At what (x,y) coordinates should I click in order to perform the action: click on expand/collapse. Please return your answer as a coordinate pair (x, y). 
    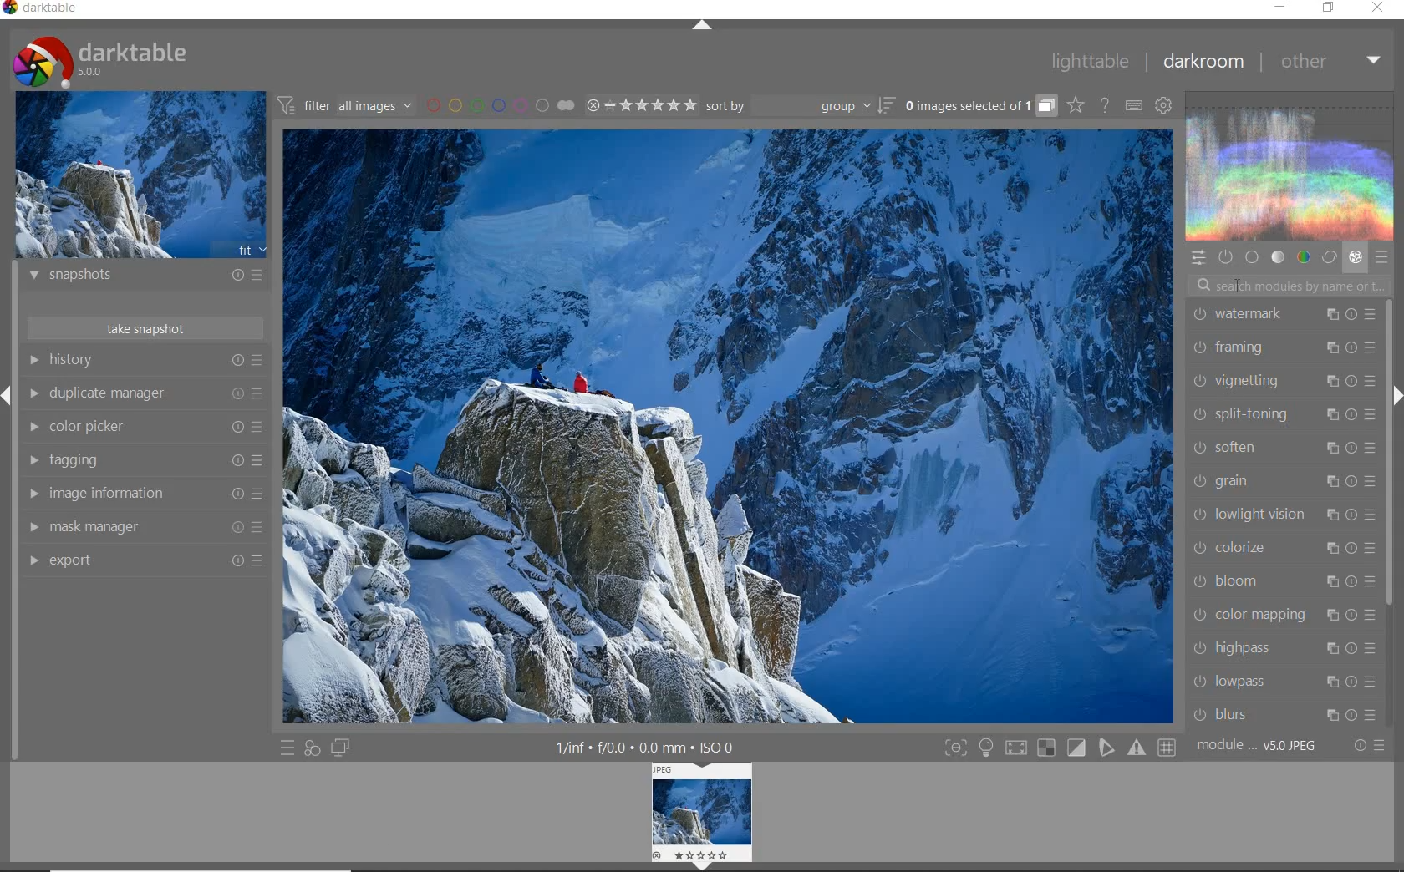
    Looking at the image, I should click on (700, 26).